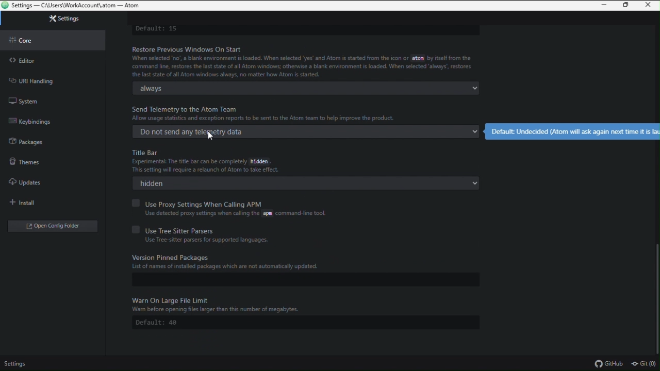 This screenshot has height=371, width=660. I want to click on Scroll bar, so click(656, 291).